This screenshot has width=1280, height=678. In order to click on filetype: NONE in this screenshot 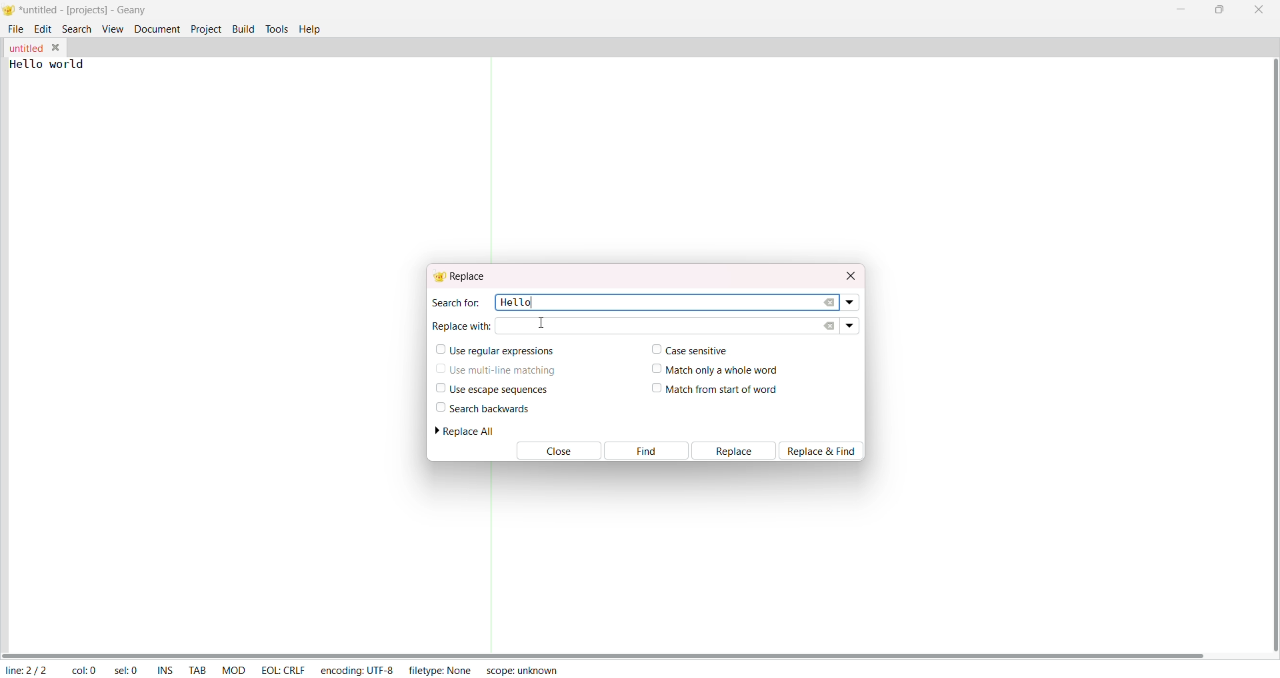, I will do `click(440, 669)`.